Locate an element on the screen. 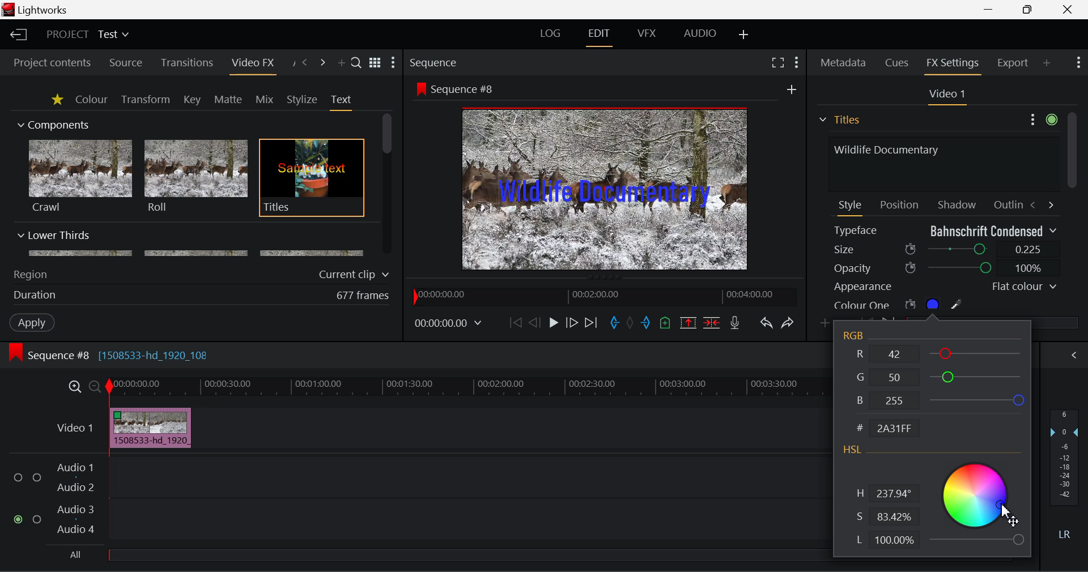 The width and height of the screenshot is (1088, 572). Toggle list and title view is located at coordinates (376, 63).